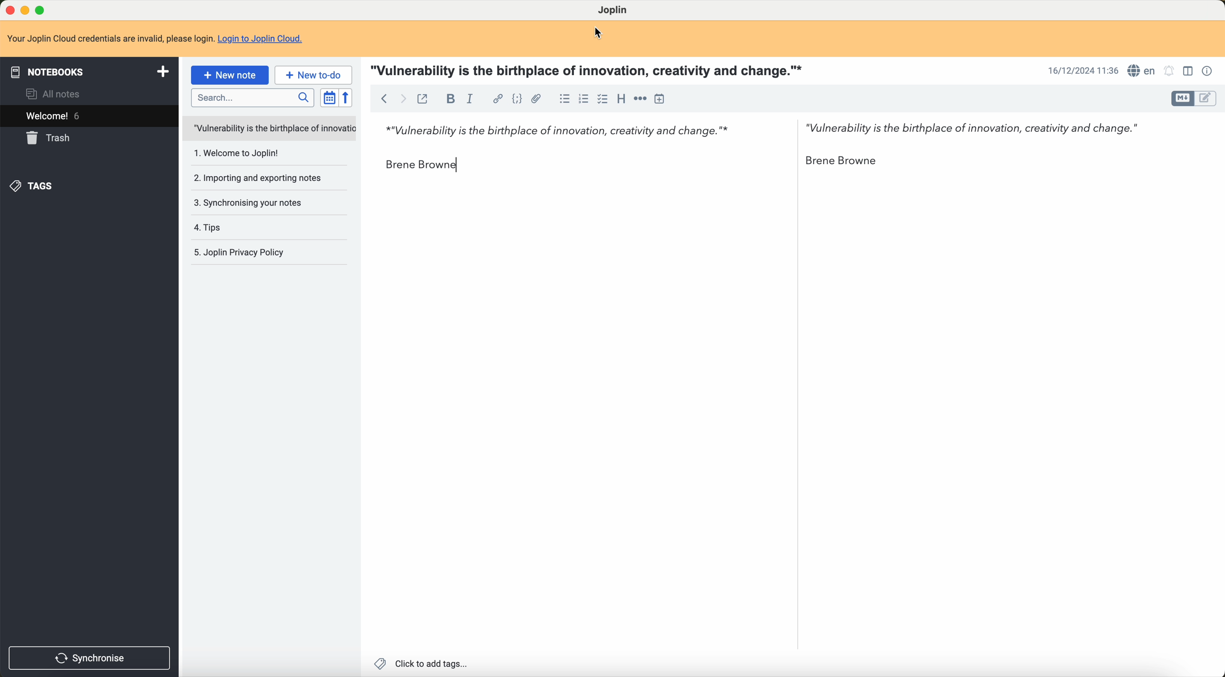 This screenshot has width=1225, height=677. Describe the element at coordinates (422, 165) in the screenshot. I see `Brene Brown` at that location.